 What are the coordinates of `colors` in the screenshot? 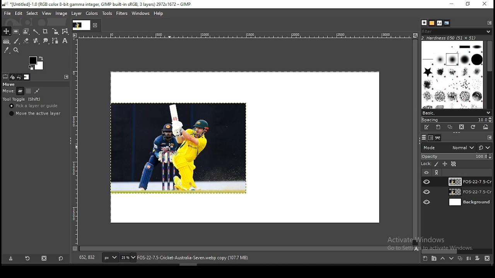 It's located at (93, 14).